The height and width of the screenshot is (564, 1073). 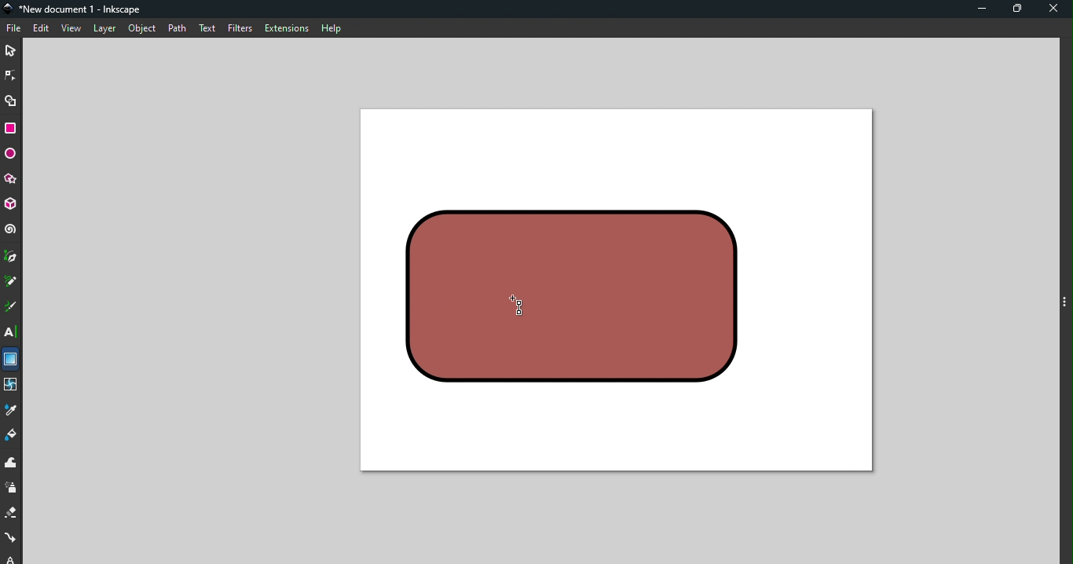 I want to click on Filters, so click(x=239, y=27).